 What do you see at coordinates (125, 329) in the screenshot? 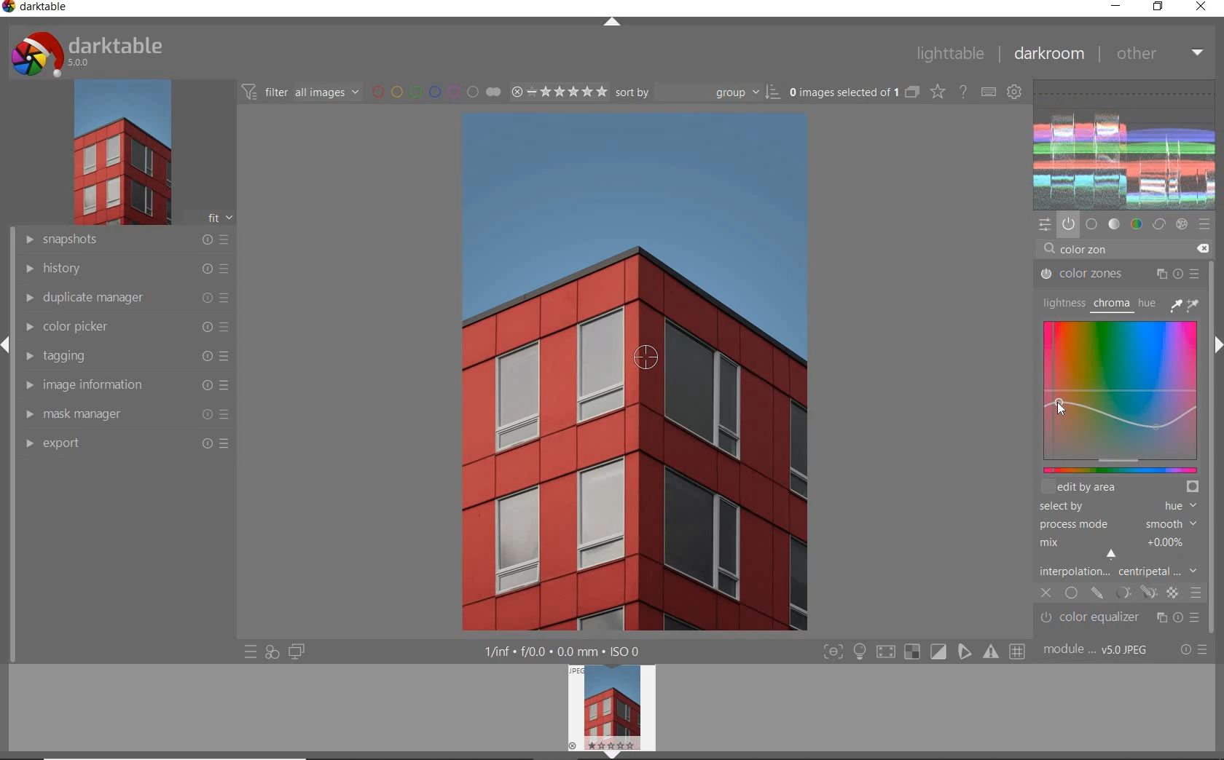
I see `color picker` at bounding box center [125, 329].